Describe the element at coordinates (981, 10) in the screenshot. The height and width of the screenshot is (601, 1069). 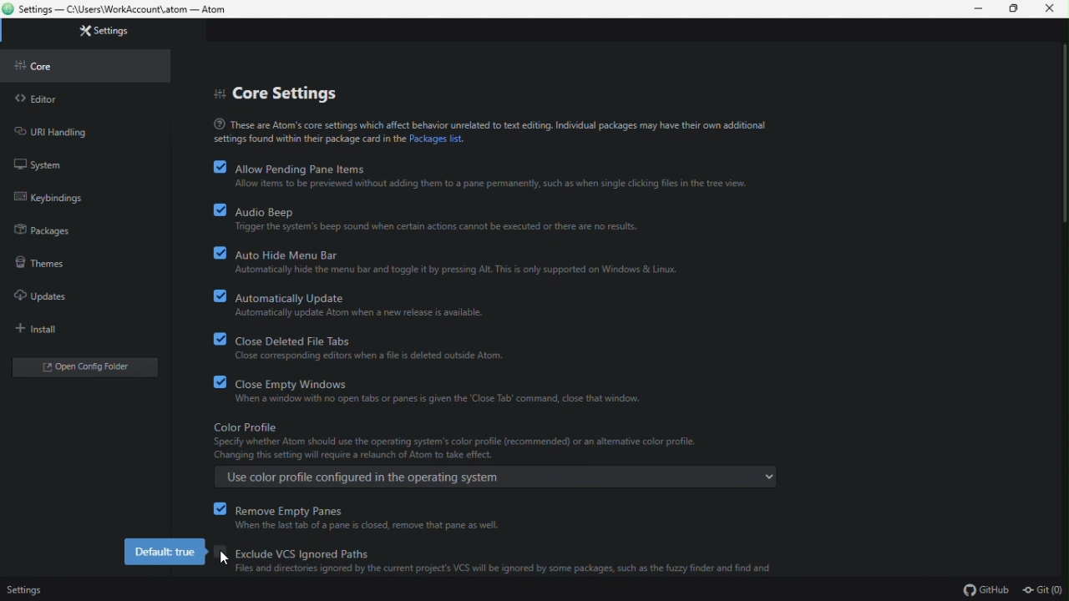
I see `Minimise` at that location.